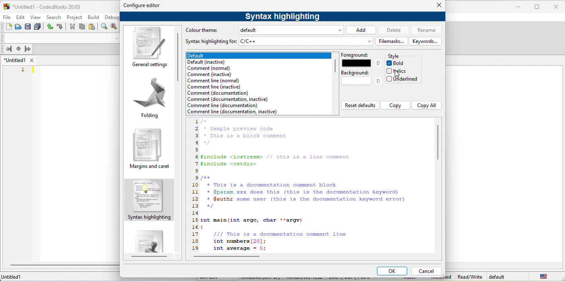 This screenshot has width=565, height=282. Describe the element at coordinates (292, 30) in the screenshot. I see `default` at that location.